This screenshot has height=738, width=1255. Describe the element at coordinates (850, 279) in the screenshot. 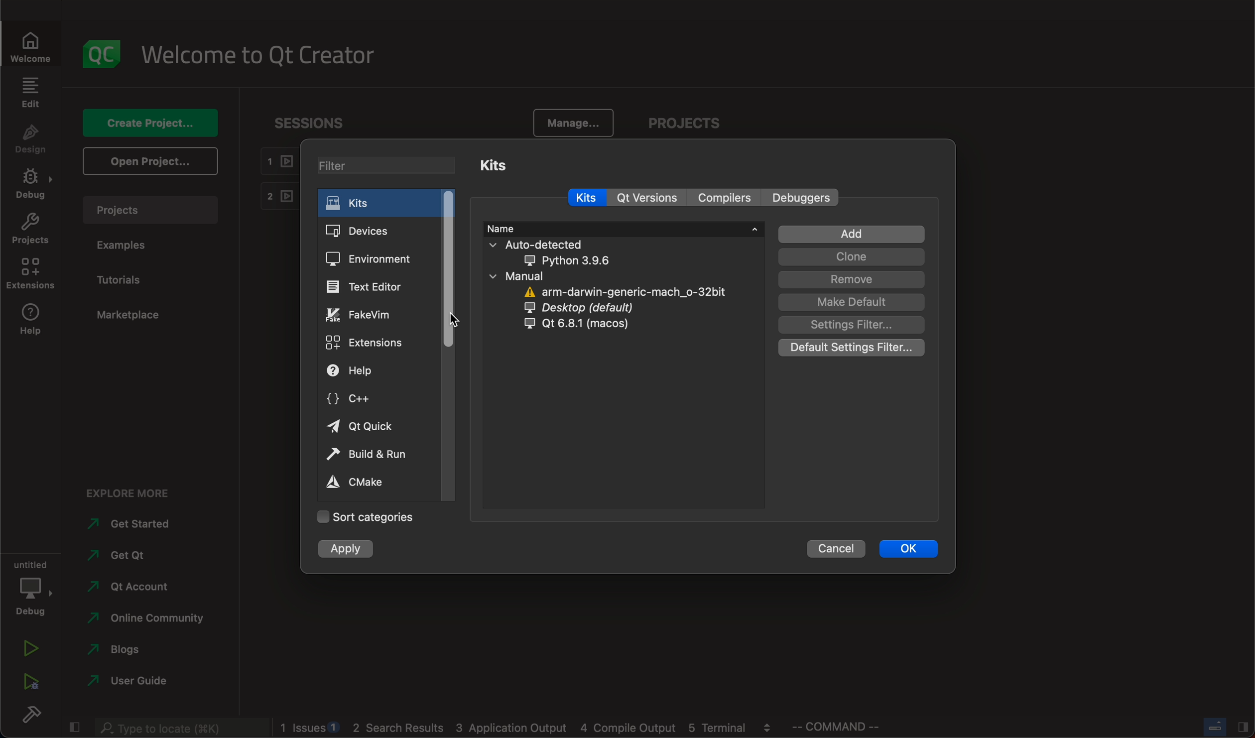

I see `remove` at that location.